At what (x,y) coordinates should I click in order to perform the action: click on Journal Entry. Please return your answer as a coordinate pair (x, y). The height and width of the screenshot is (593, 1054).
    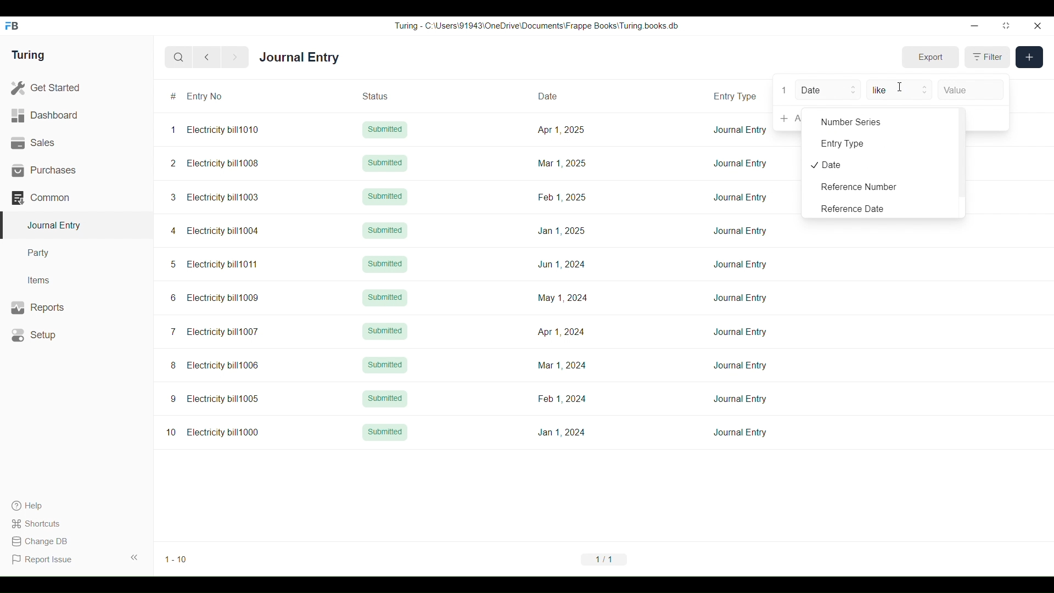
    Looking at the image, I should click on (741, 298).